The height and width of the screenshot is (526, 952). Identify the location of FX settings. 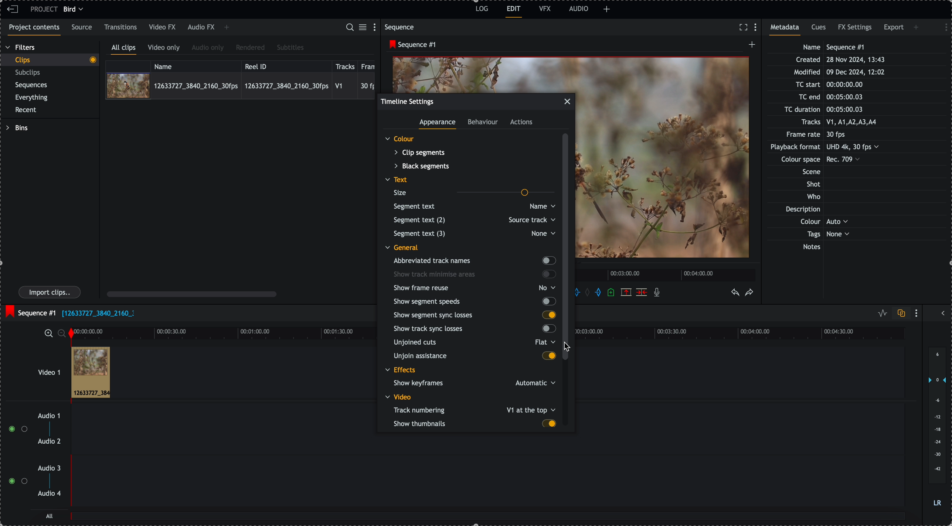
(856, 28).